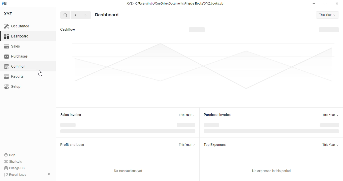  What do you see at coordinates (331, 115) in the screenshot?
I see `this year` at bounding box center [331, 115].